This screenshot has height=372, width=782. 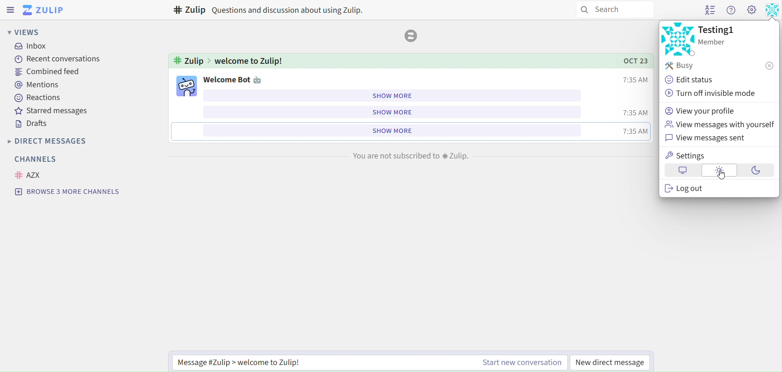 I want to click on #Zulip Questions and discussion about using Zulip., so click(x=272, y=10).